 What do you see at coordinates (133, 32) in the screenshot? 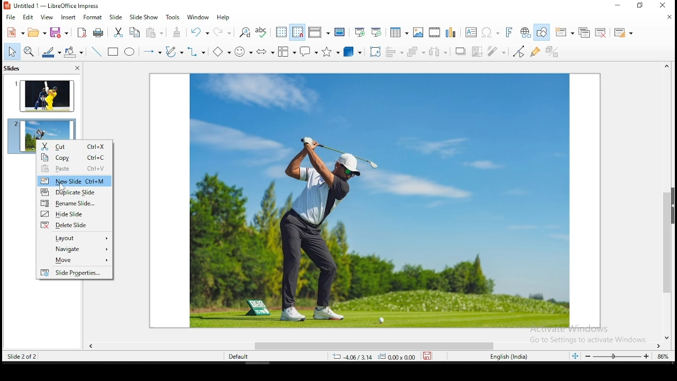
I see `copy` at bounding box center [133, 32].